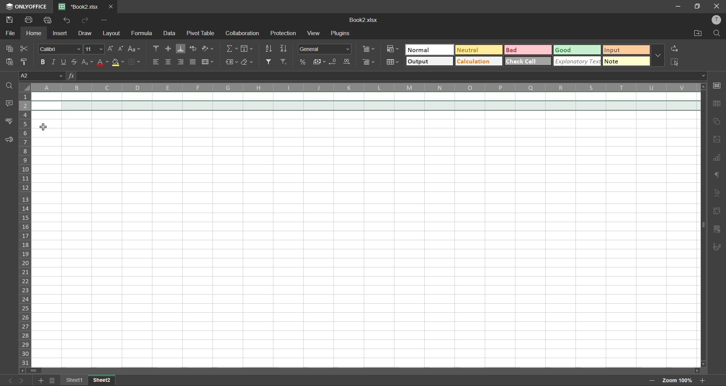 The image size is (726, 386). Describe the element at coordinates (8, 380) in the screenshot. I see `previous` at that location.